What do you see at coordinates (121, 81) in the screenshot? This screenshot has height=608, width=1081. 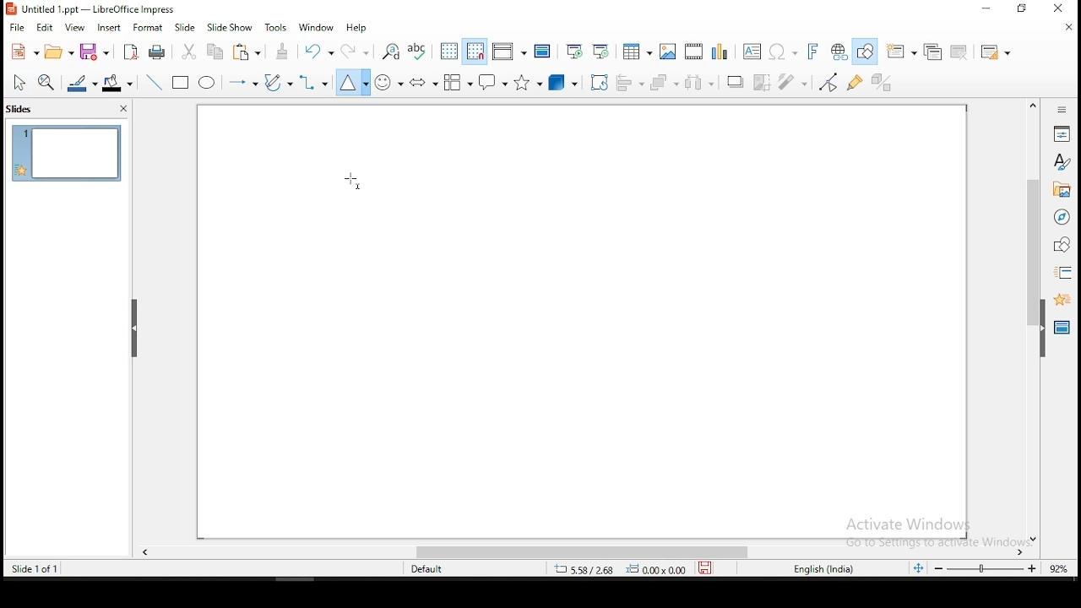 I see `fill color` at bounding box center [121, 81].